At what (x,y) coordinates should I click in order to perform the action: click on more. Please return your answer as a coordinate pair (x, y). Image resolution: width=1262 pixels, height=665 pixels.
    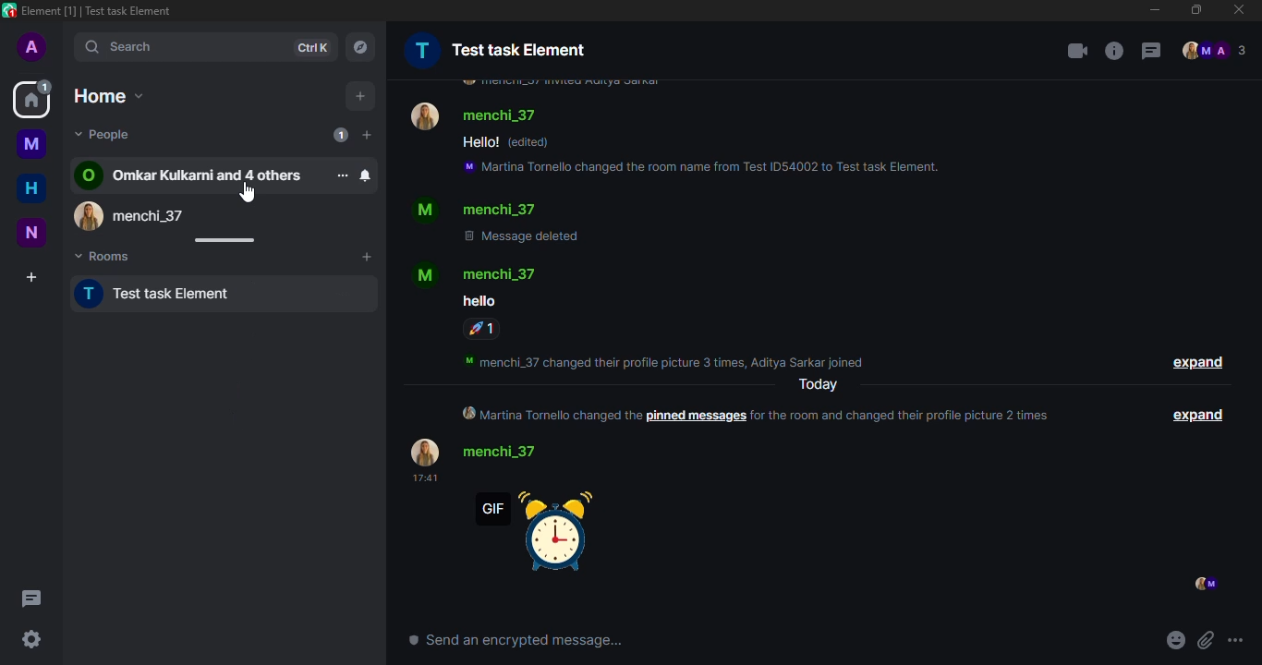
    Looking at the image, I should click on (342, 175).